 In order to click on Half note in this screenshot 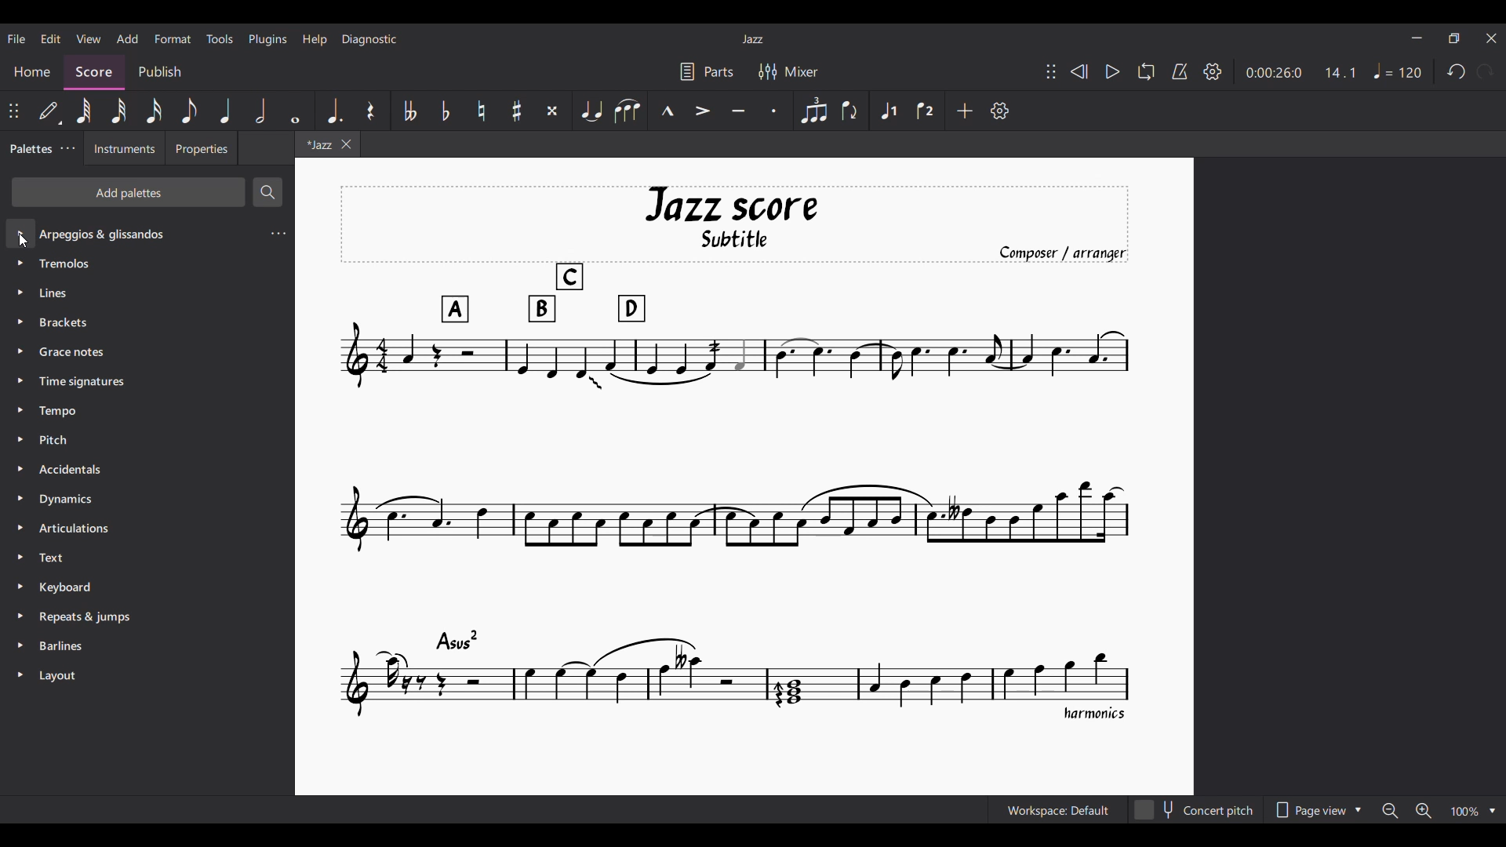, I will do `click(261, 111)`.